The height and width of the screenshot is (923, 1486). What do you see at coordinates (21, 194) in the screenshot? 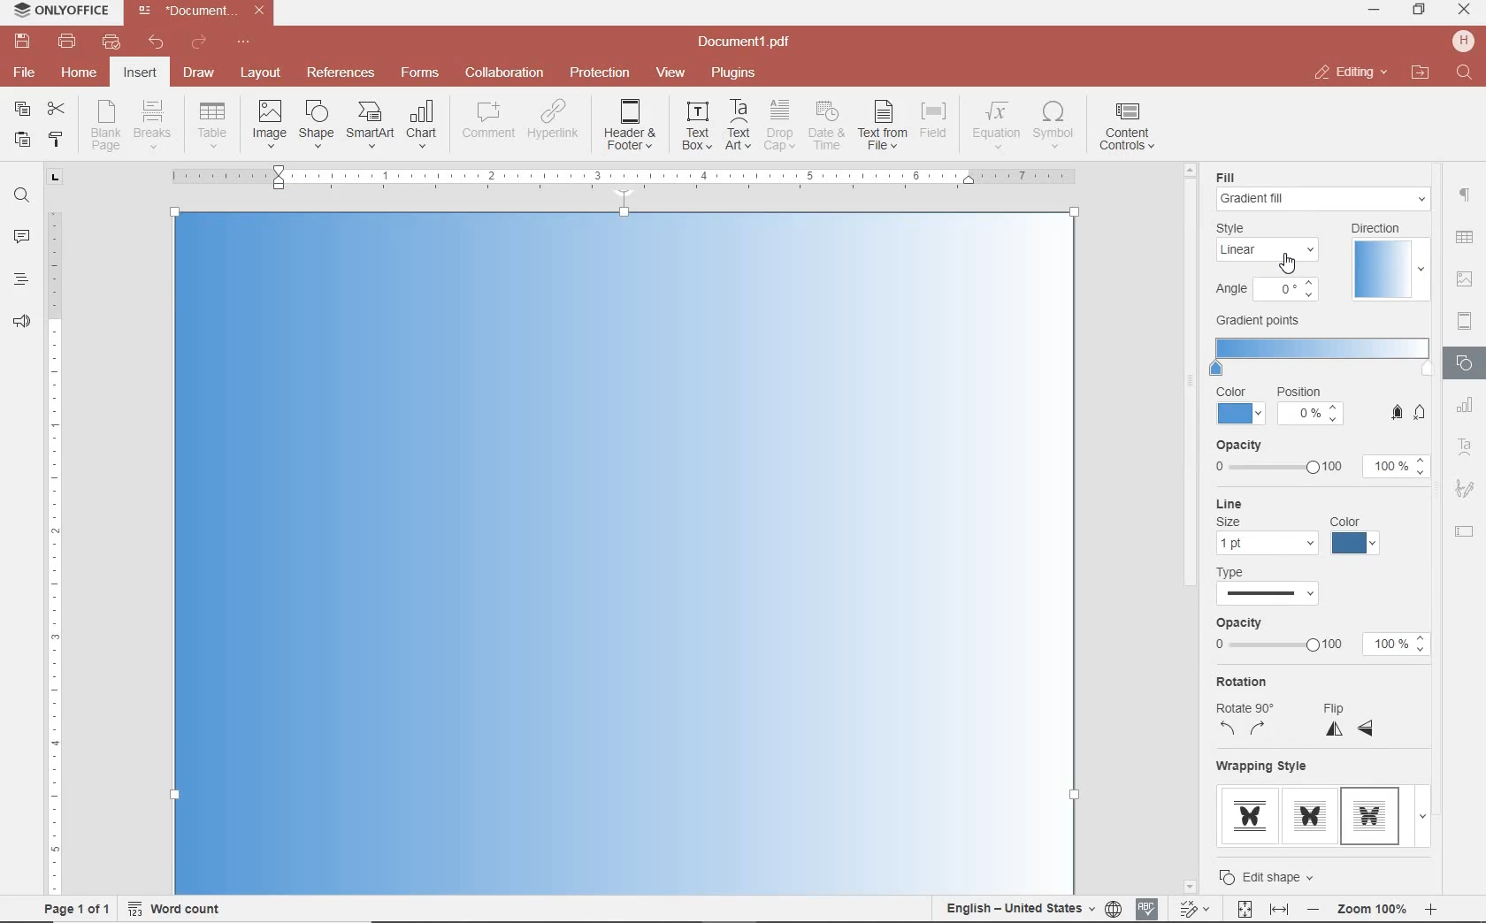
I see `find` at bounding box center [21, 194].